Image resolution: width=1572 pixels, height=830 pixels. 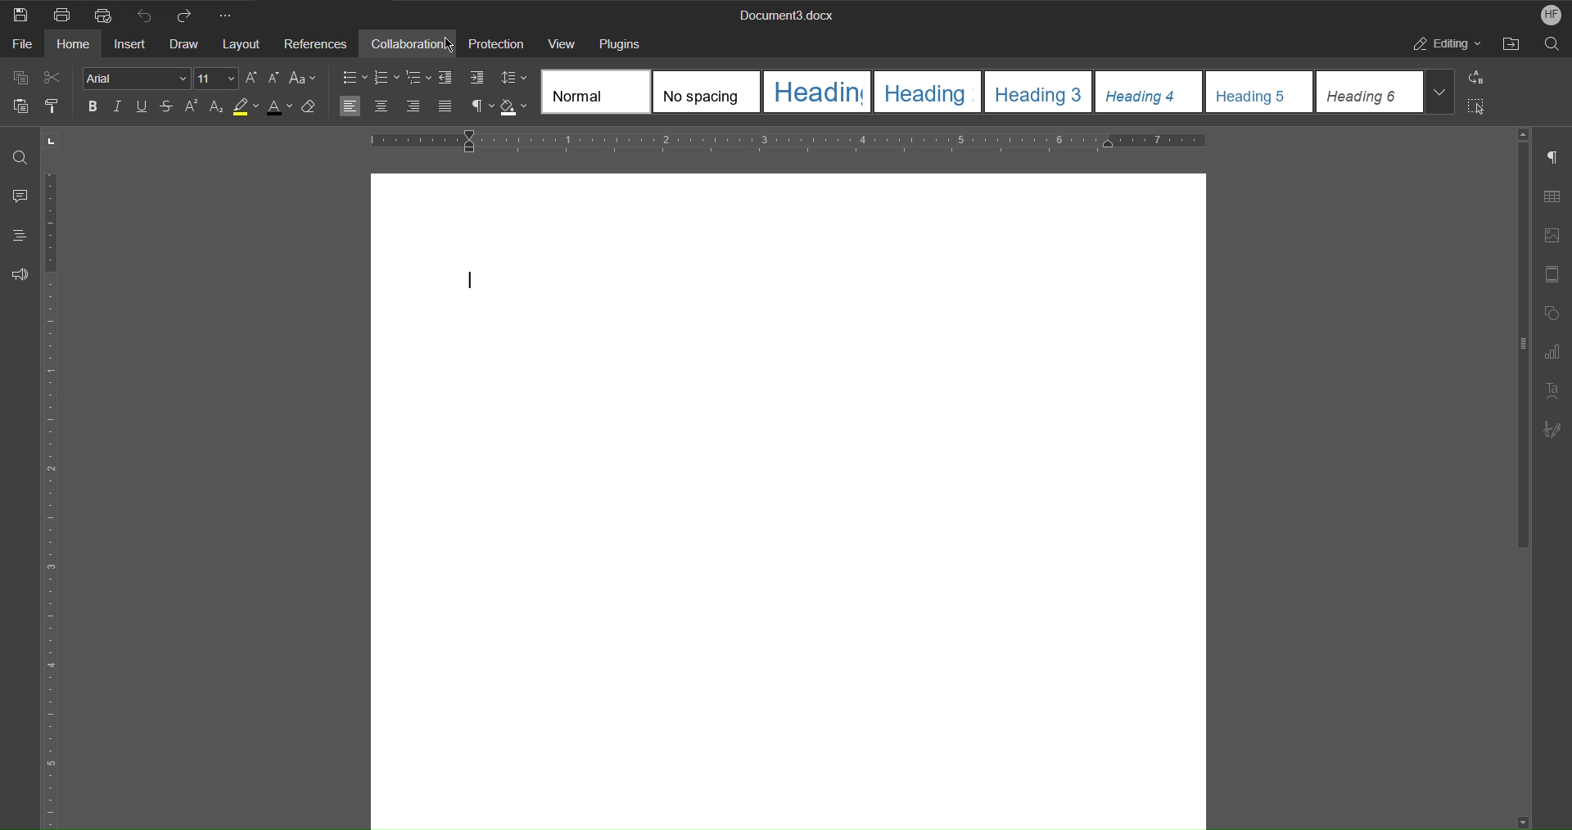 I want to click on Feedback and Support, so click(x=18, y=273).